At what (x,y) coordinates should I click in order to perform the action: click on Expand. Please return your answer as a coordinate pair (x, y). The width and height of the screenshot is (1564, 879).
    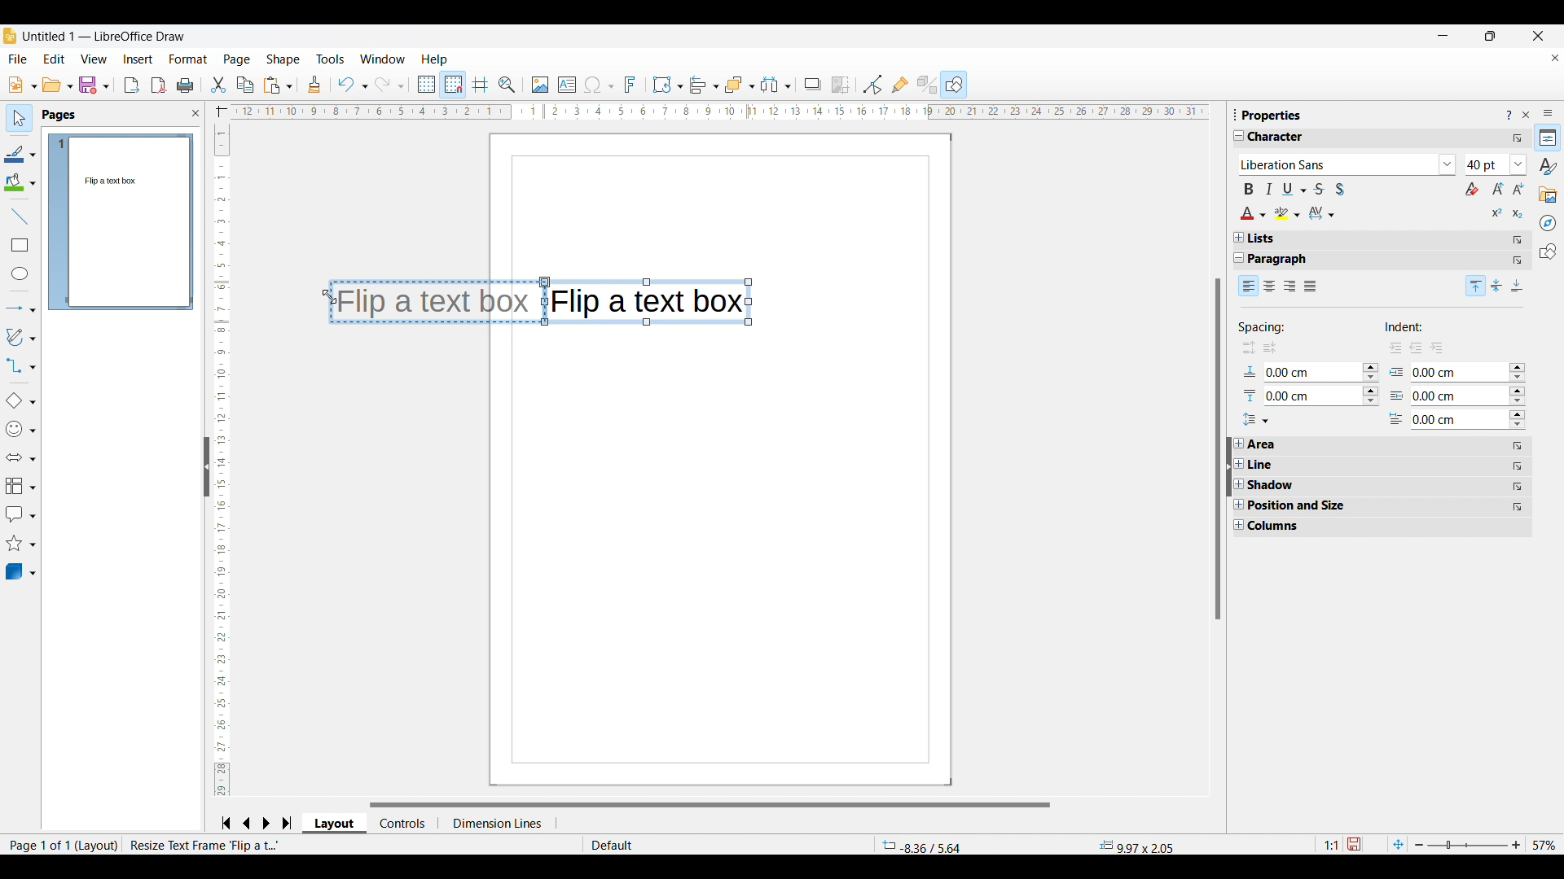
    Looking at the image, I should click on (1239, 238).